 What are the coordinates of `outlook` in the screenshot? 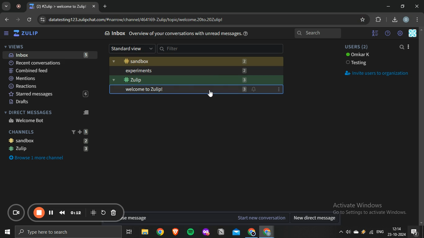 It's located at (237, 232).